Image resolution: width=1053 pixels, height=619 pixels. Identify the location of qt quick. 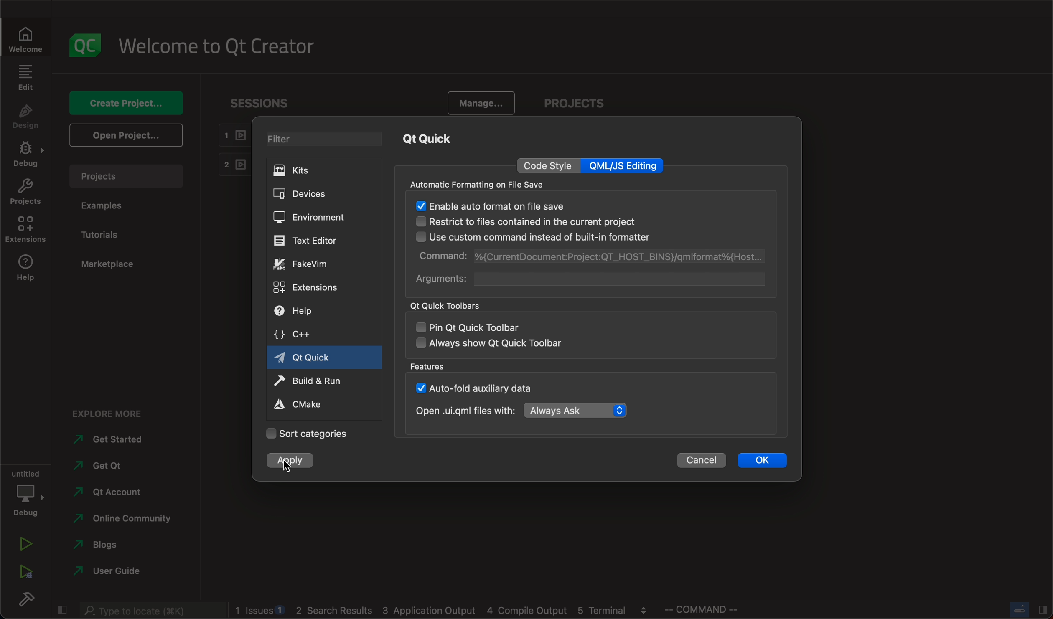
(313, 358).